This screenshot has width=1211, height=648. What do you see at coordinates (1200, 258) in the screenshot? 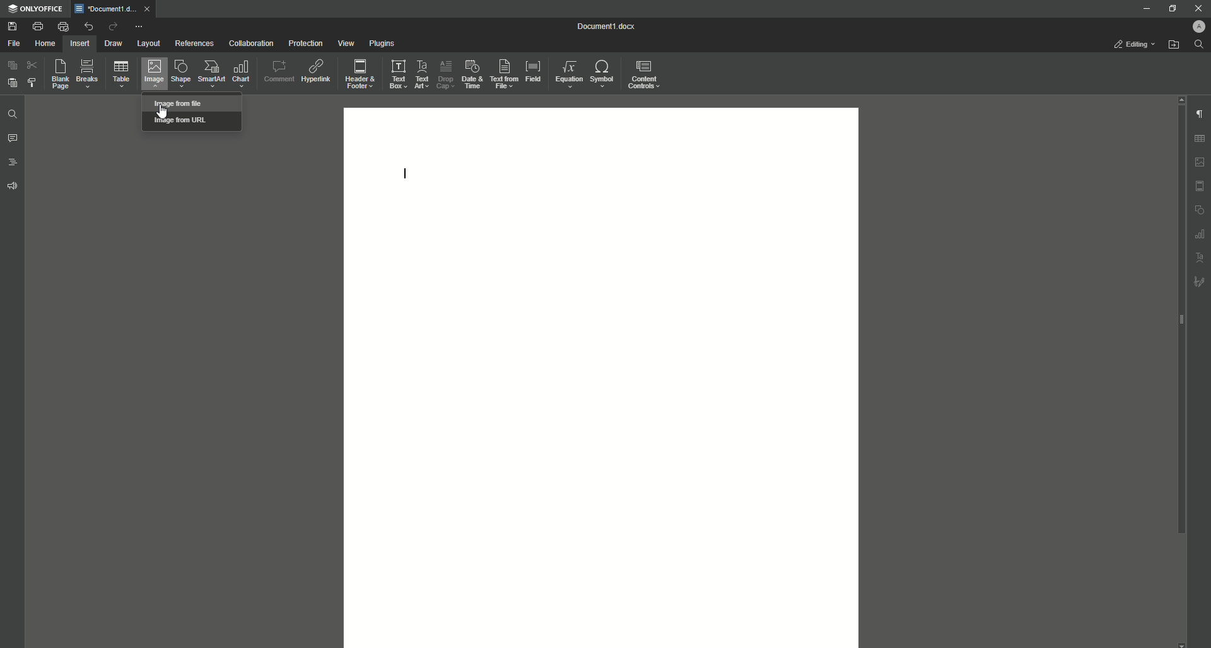
I see `Text Art Settings` at bounding box center [1200, 258].